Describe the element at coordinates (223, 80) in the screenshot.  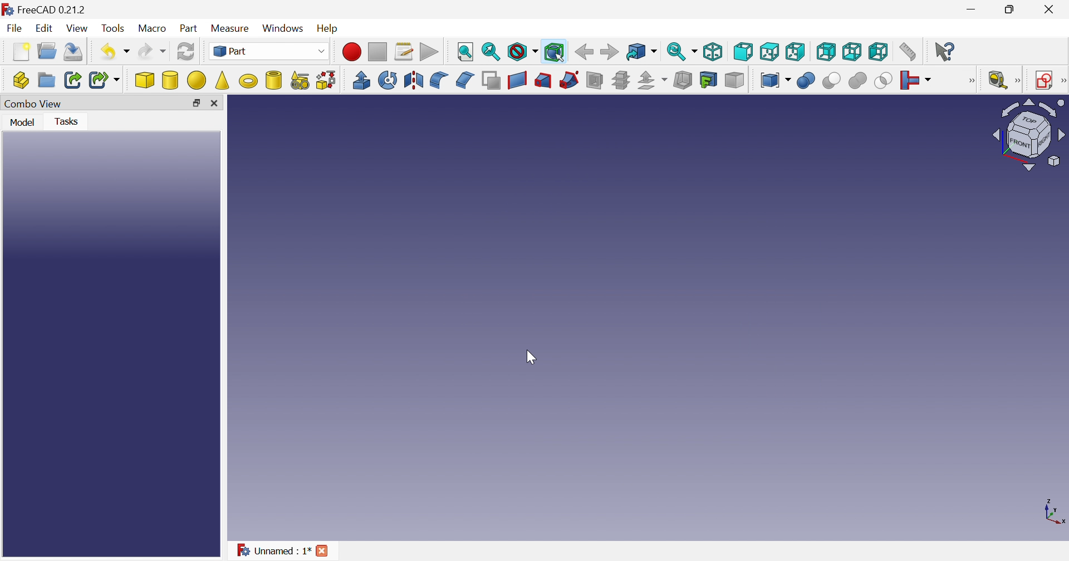
I see `Cone` at that location.